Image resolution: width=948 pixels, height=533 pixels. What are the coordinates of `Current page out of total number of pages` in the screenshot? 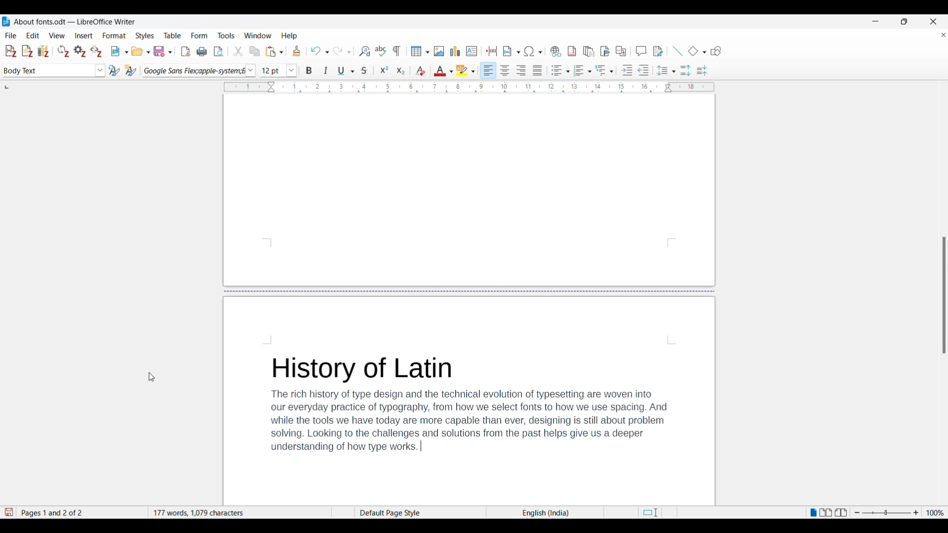 It's located at (81, 513).